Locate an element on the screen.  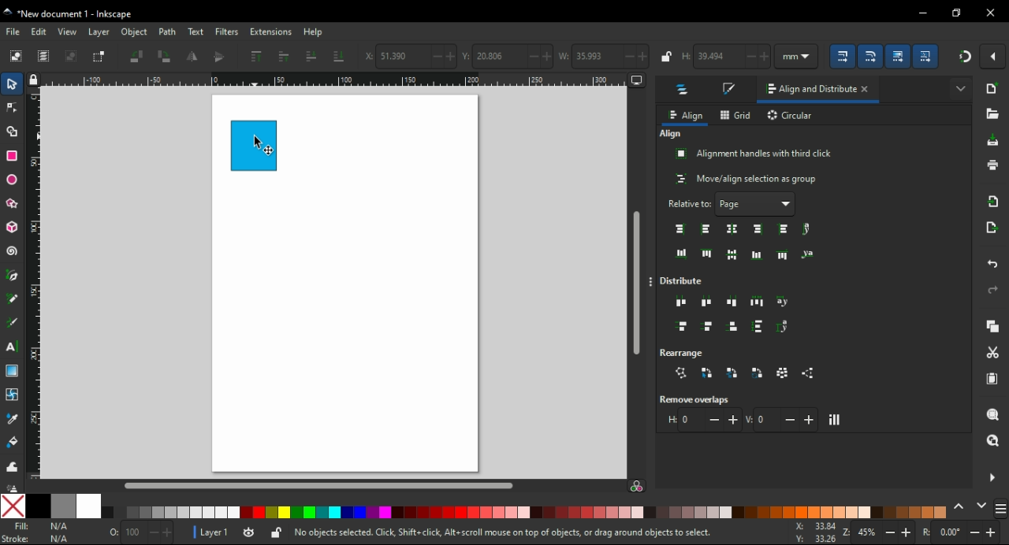
object flip vertical is located at coordinates (219, 57).